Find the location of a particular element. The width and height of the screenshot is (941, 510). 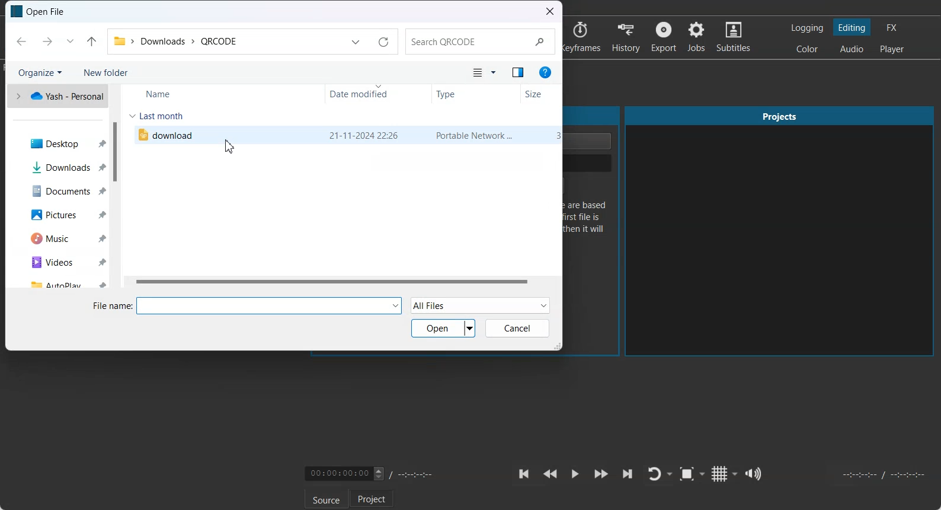

Last month is located at coordinates (157, 117).